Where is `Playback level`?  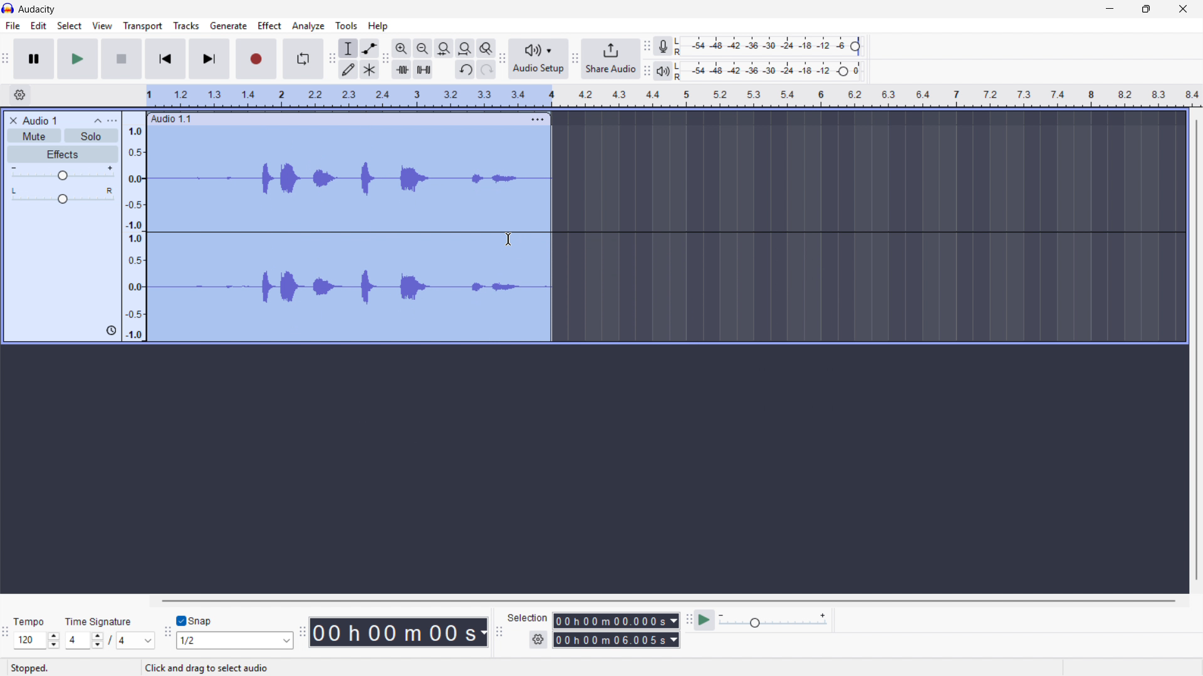
Playback level is located at coordinates (772, 71).